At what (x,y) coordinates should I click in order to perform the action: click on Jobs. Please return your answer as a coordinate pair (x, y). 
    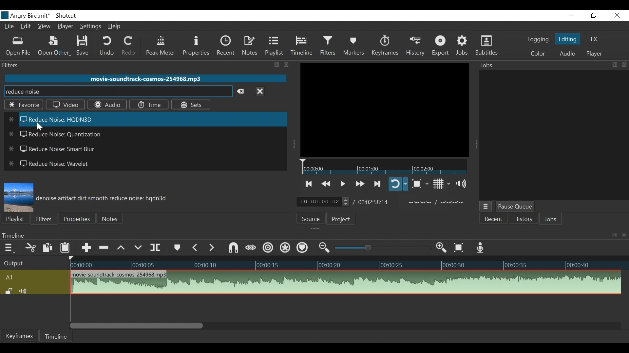
    Looking at the image, I should click on (542, 65).